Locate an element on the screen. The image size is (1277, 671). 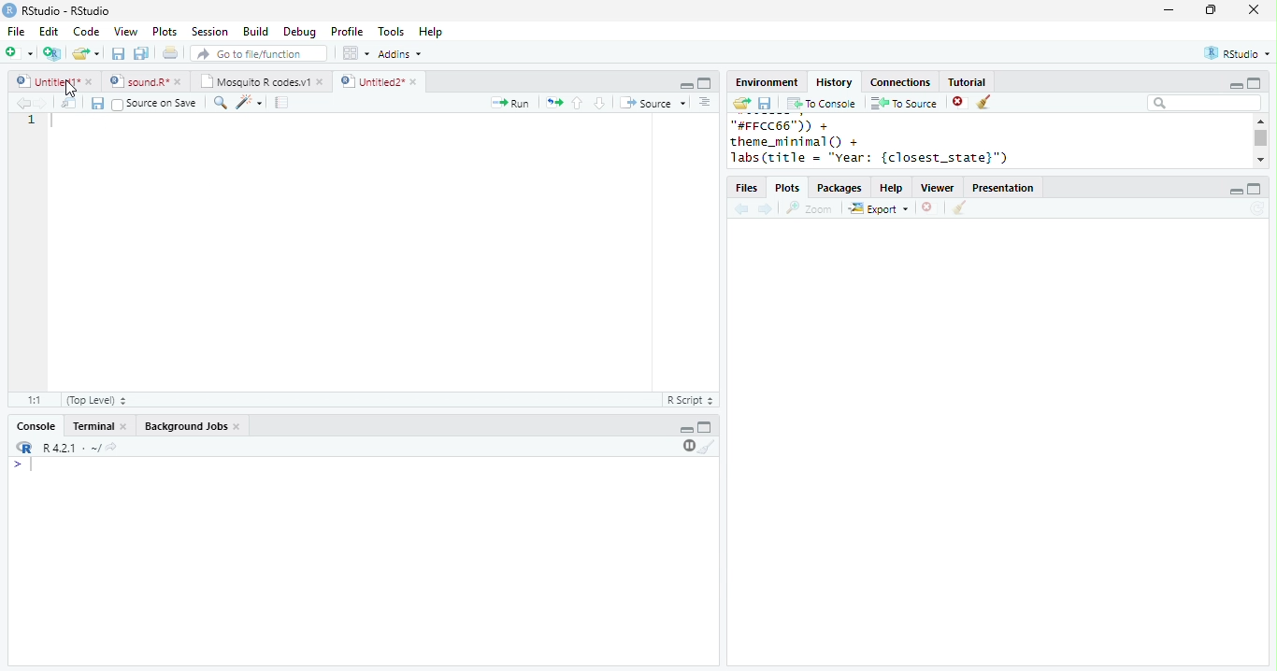
scroll up is located at coordinates (1259, 121).